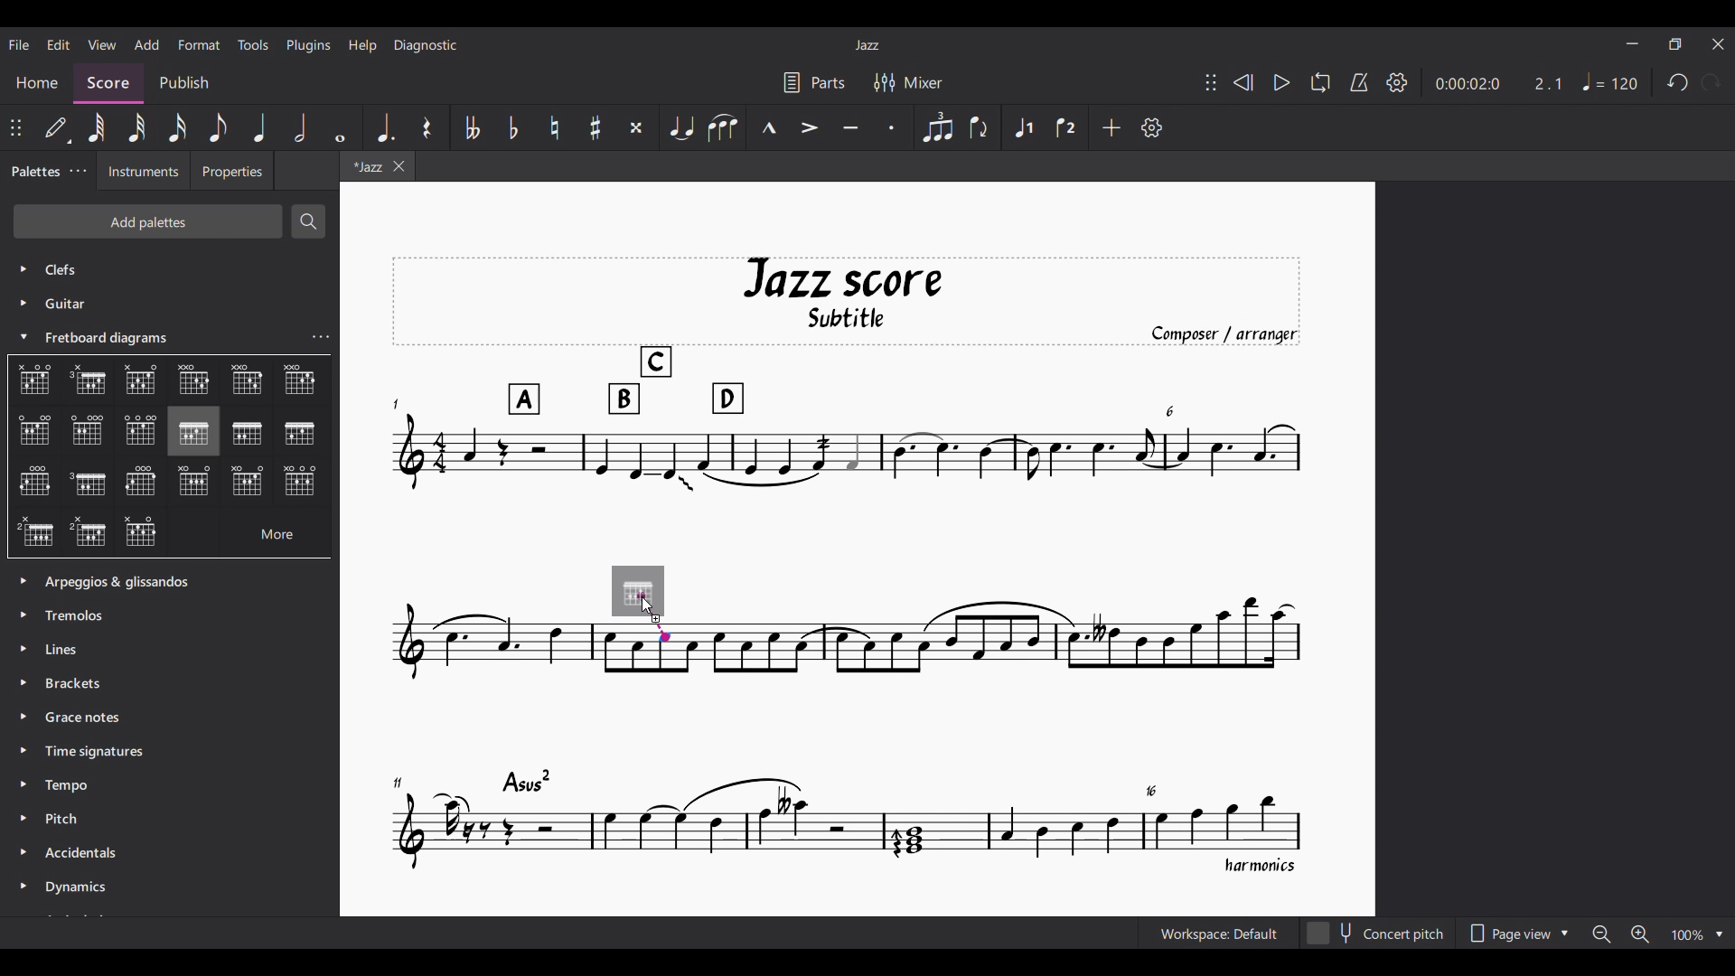  Describe the element at coordinates (1219, 933) in the screenshot. I see `Current workspace setting` at that location.